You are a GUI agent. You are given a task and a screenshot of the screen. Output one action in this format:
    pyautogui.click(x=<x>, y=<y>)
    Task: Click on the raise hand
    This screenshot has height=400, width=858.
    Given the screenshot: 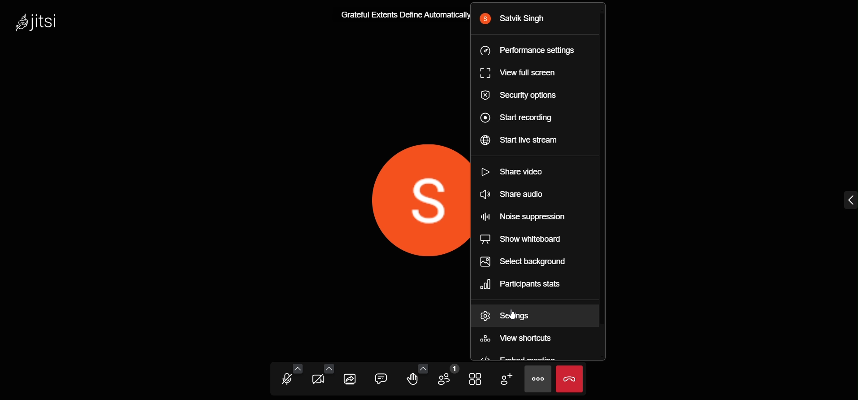 What is the action you would take?
    pyautogui.click(x=413, y=380)
    